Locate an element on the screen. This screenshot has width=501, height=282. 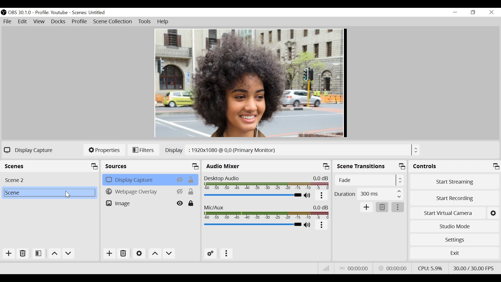
Mic/Aux is located at coordinates (266, 211).